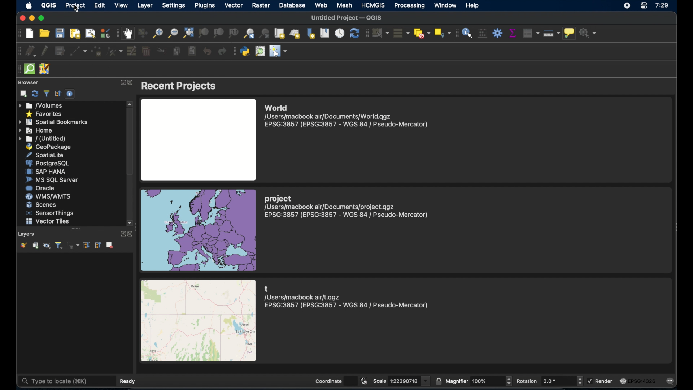 The width and height of the screenshot is (693, 390). What do you see at coordinates (405, 381) in the screenshot?
I see `scale value` at bounding box center [405, 381].